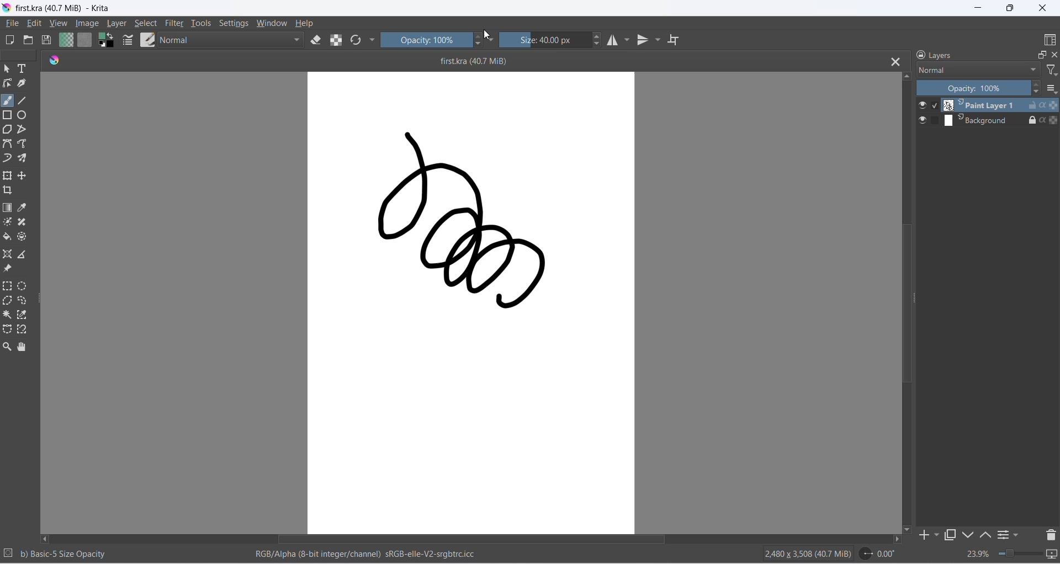 Image resolution: width=1060 pixels, height=564 pixels. What do you see at coordinates (7, 301) in the screenshot?
I see `polygonal selection tool` at bounding box center [7, 301].